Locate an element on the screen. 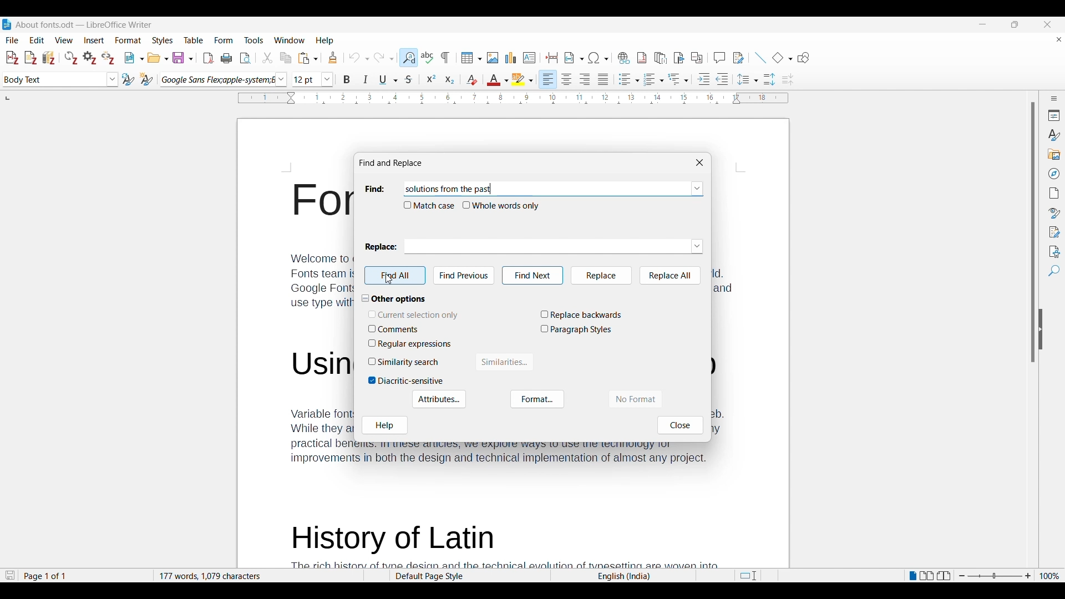 This screenshot has height=599, width=1065. Highlight color options and current selection is located at coordinates (523, 79).